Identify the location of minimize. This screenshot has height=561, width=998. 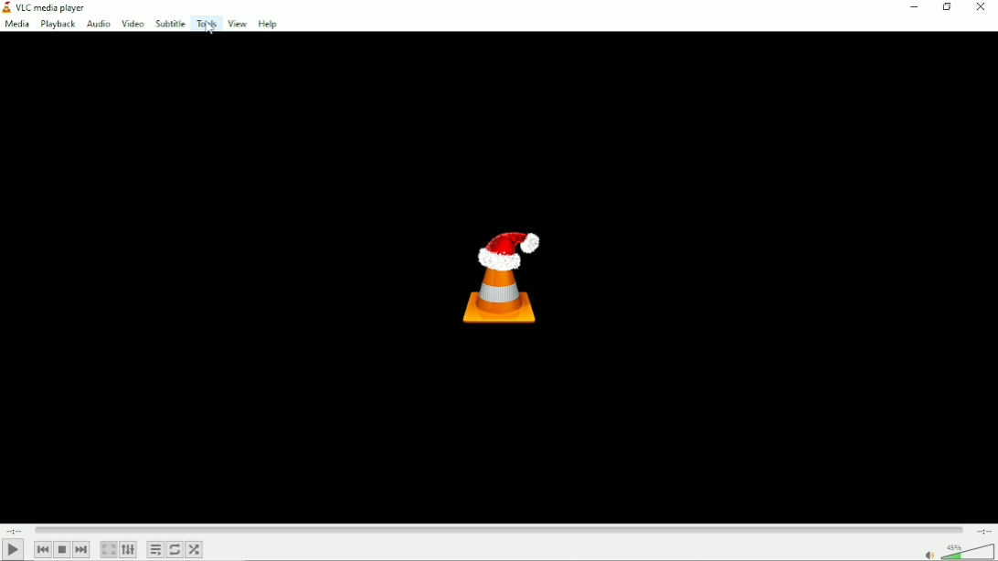
(913, 7).